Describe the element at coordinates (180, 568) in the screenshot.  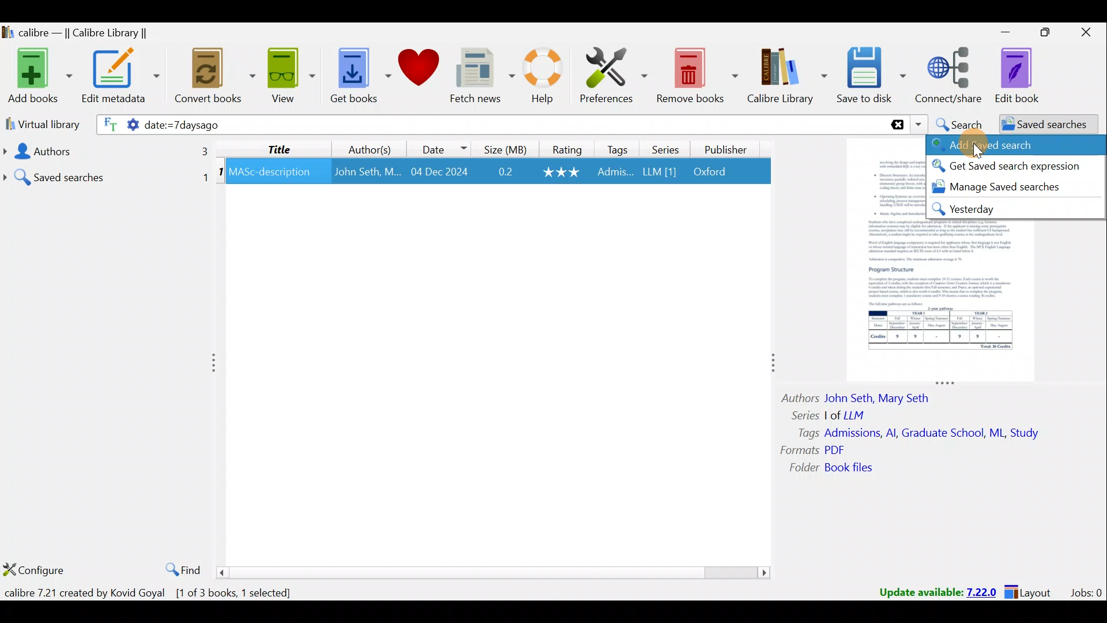
I see `Find` at that location.